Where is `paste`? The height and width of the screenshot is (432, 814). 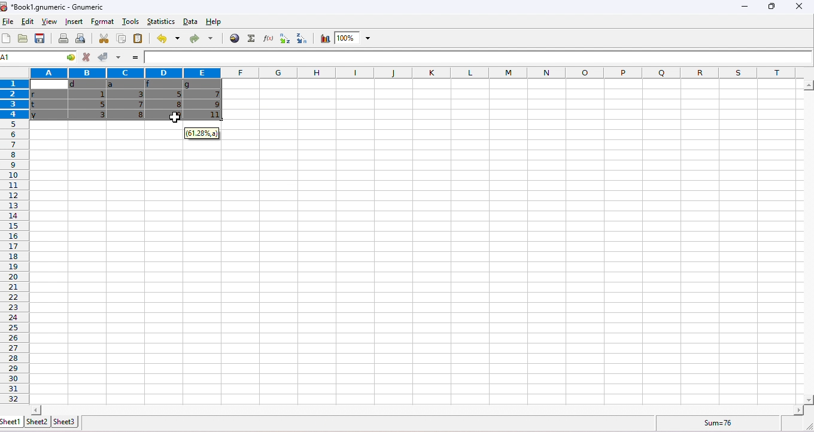
paste is located at coordinates (139, 39).